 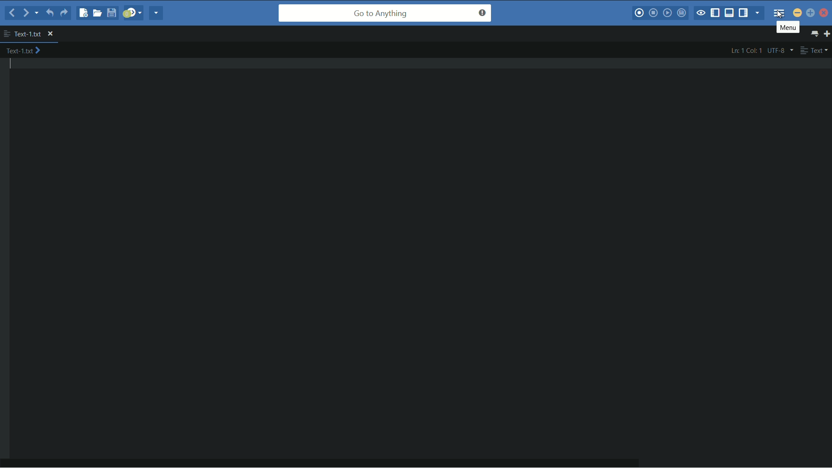 What do you see at coordinates (27, 51) in the screenshot?
I see `text-1.txt` at bounding box center [27, 51].